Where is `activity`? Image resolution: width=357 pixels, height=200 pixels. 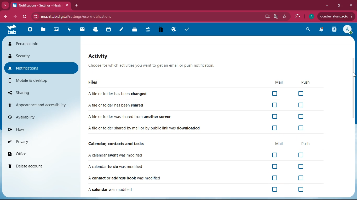 activity is located at coordinates (70, 31).